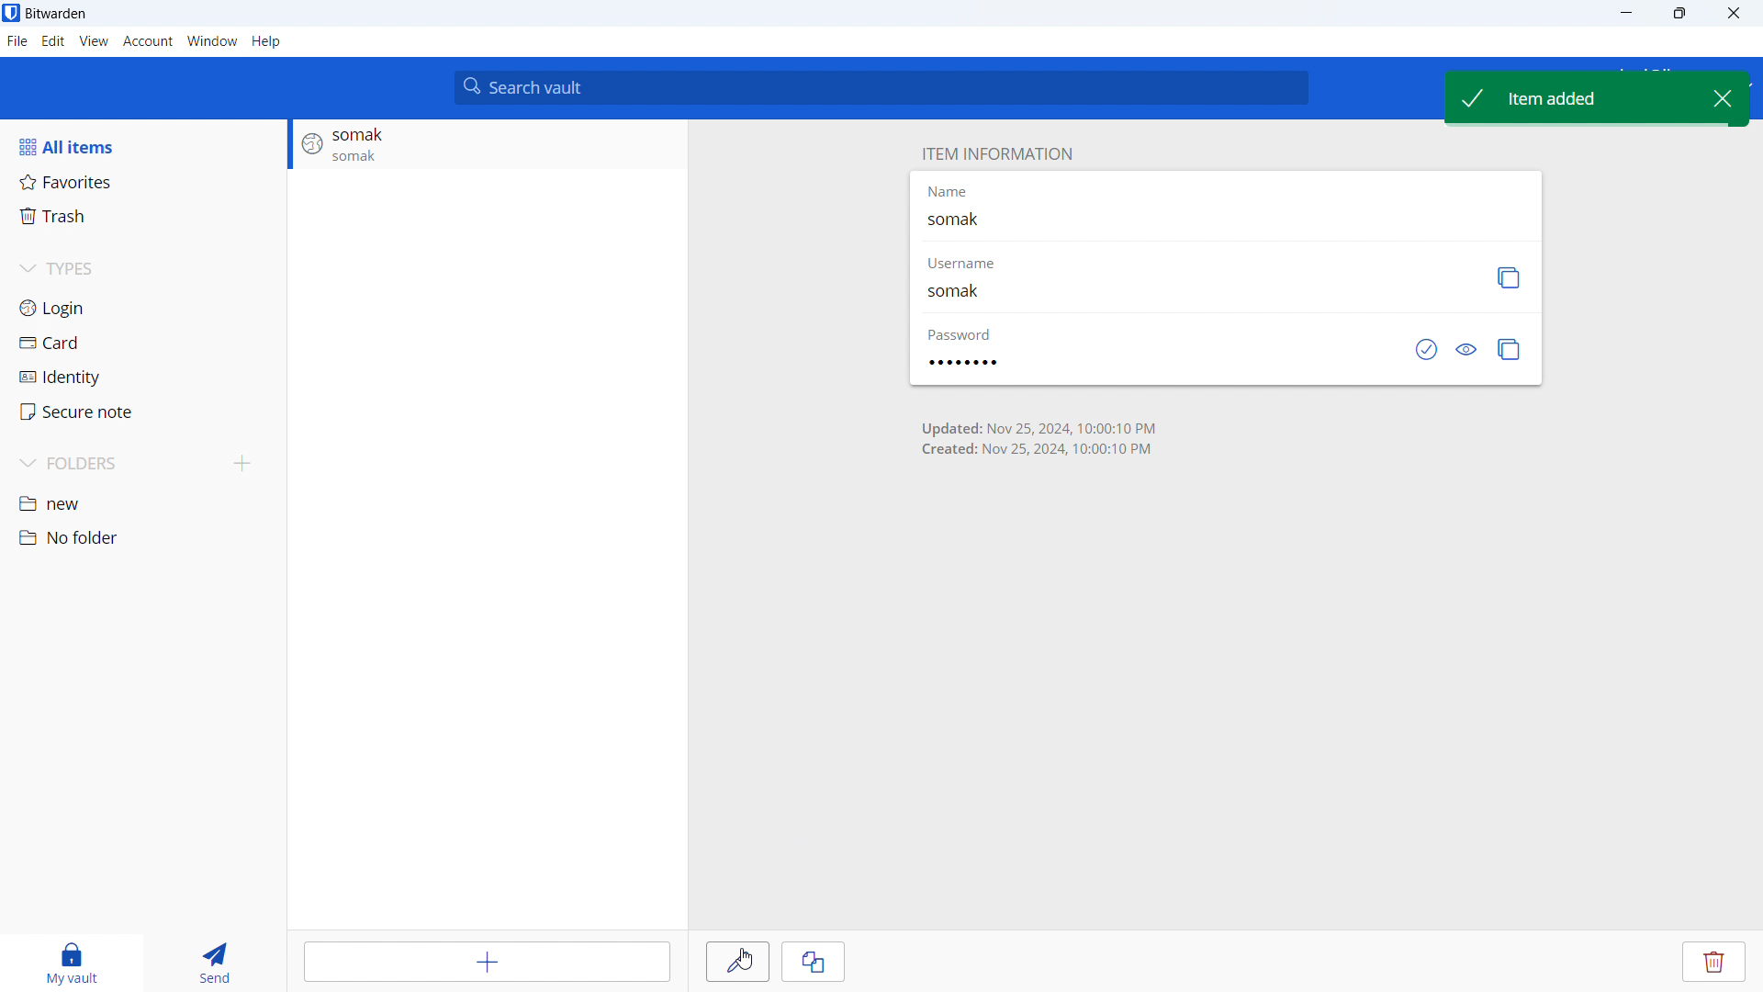  I want to click on view, so click(94, 41).